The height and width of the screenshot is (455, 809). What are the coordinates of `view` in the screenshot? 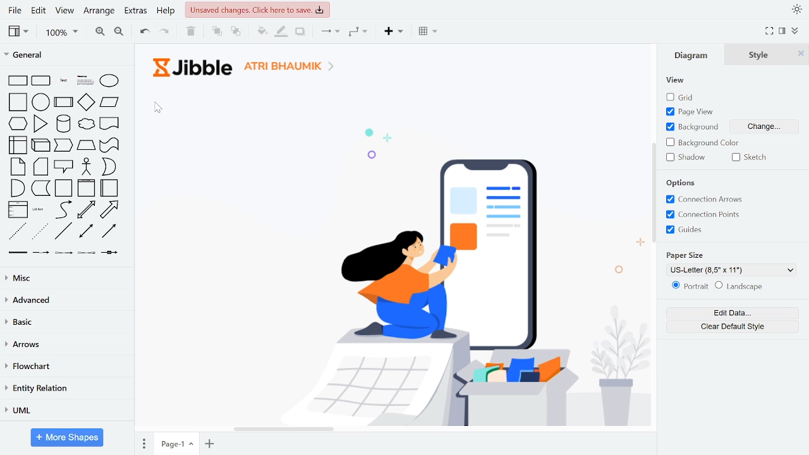 It's located at (18, 32).